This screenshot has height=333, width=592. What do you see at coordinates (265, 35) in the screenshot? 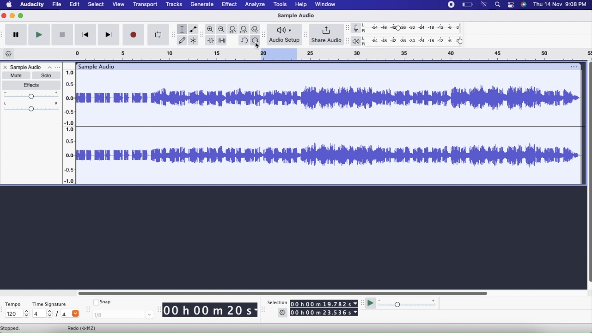
I see `move toolbar` at bounding box center [265, 35].